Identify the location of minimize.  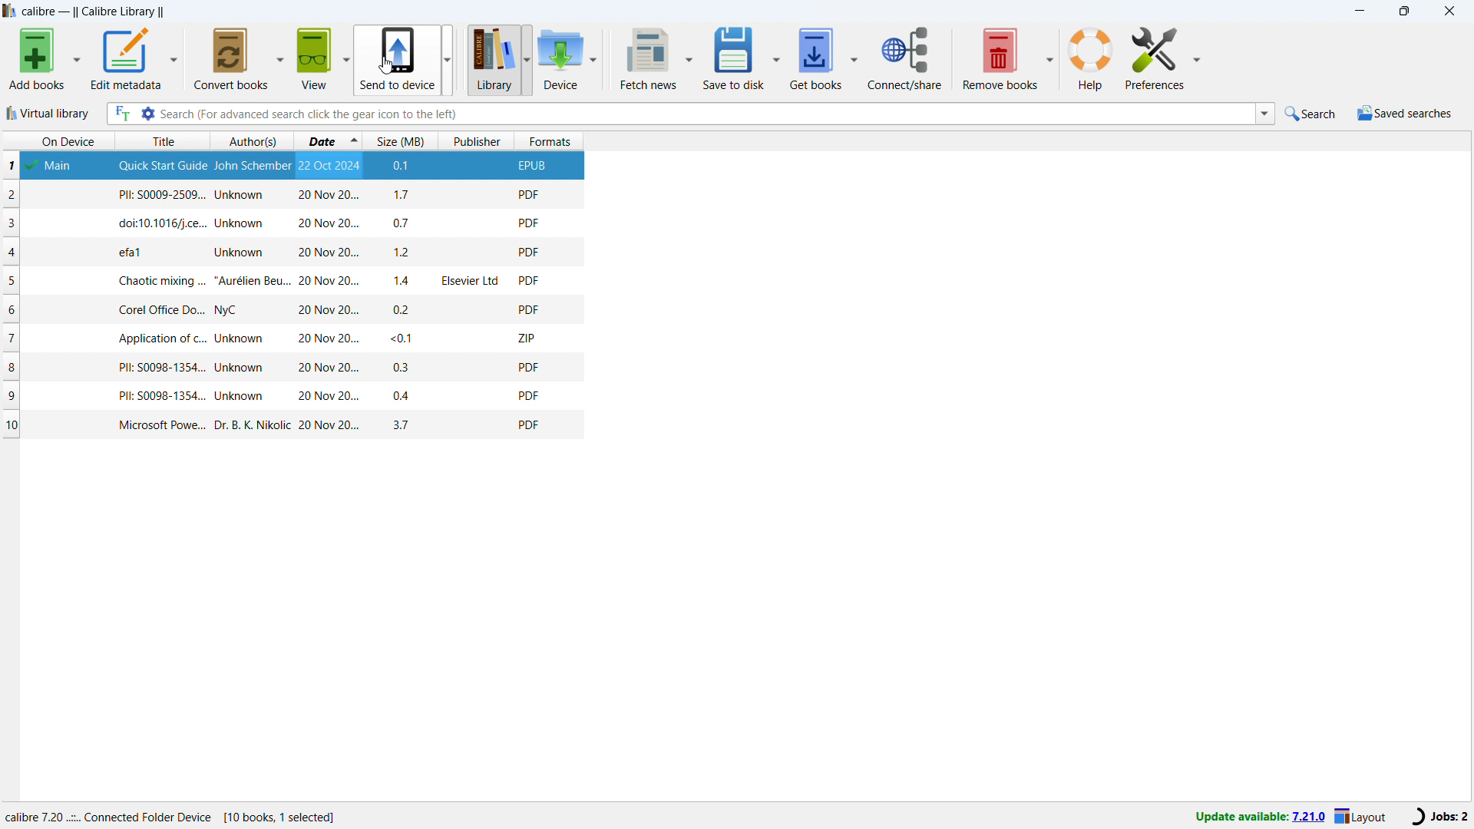
(1359, 12).